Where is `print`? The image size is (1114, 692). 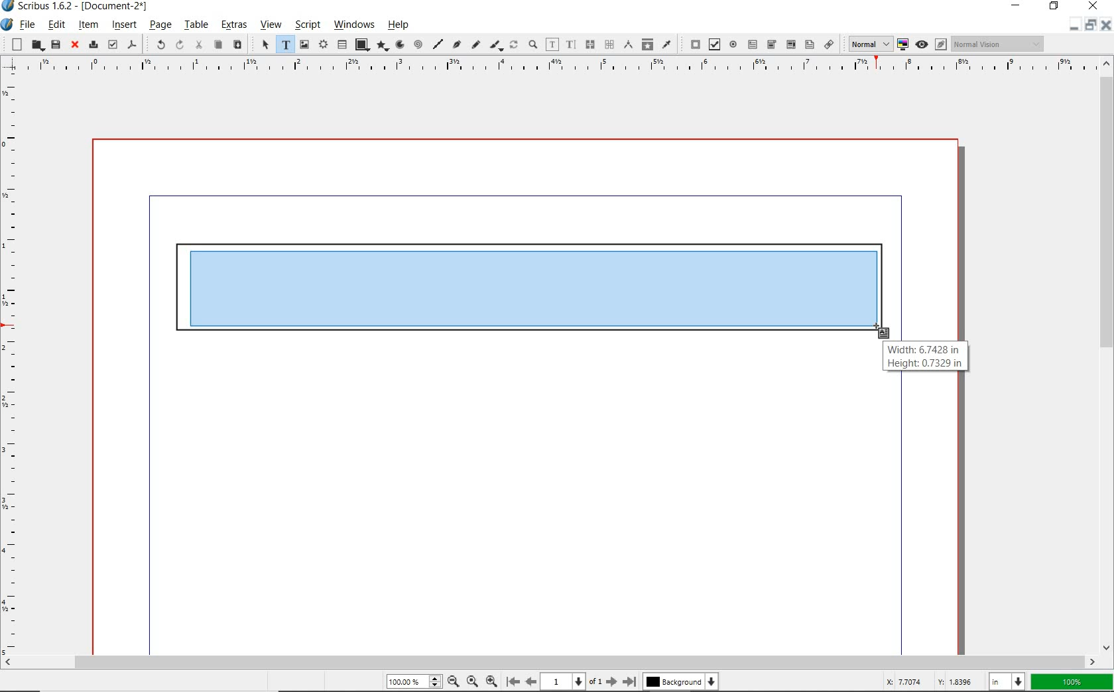
print is located at coordinates (93, 44).